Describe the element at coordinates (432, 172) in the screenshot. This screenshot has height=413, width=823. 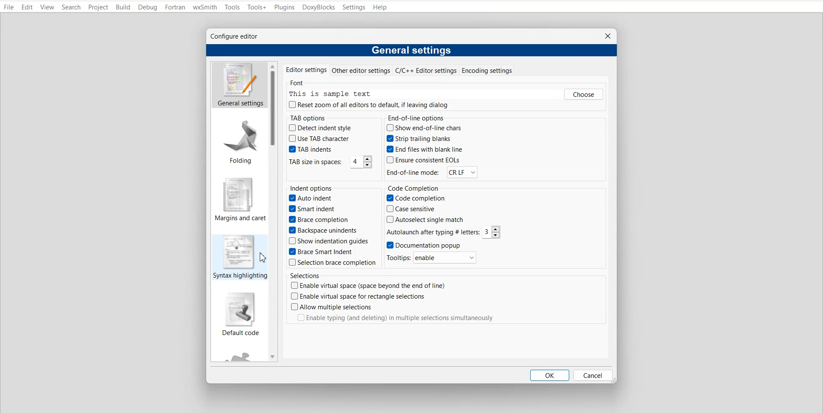
I see `End-of-line mode` at that location.